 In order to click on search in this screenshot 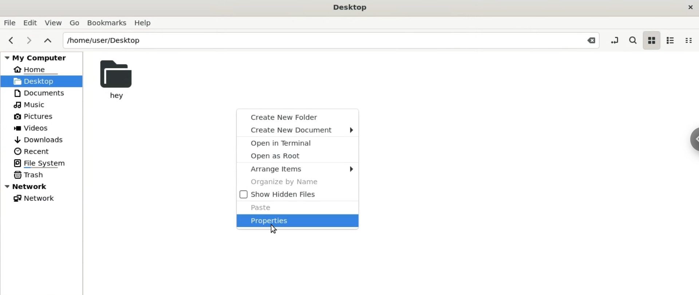, I will do `click(632, 41)`.